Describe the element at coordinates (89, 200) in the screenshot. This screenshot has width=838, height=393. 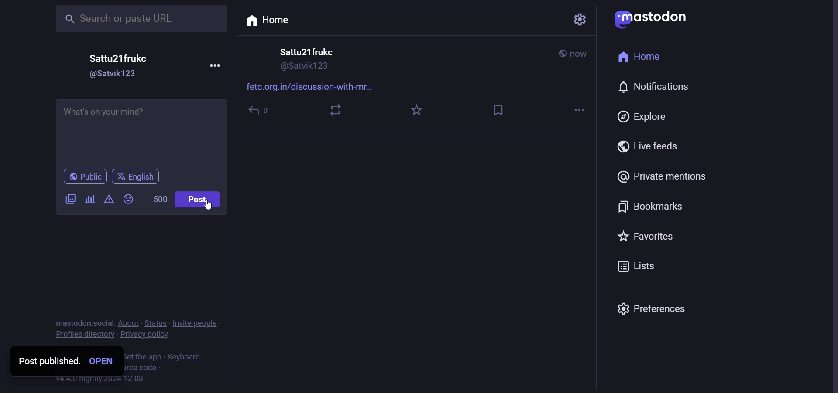
I see `poll` at that location.